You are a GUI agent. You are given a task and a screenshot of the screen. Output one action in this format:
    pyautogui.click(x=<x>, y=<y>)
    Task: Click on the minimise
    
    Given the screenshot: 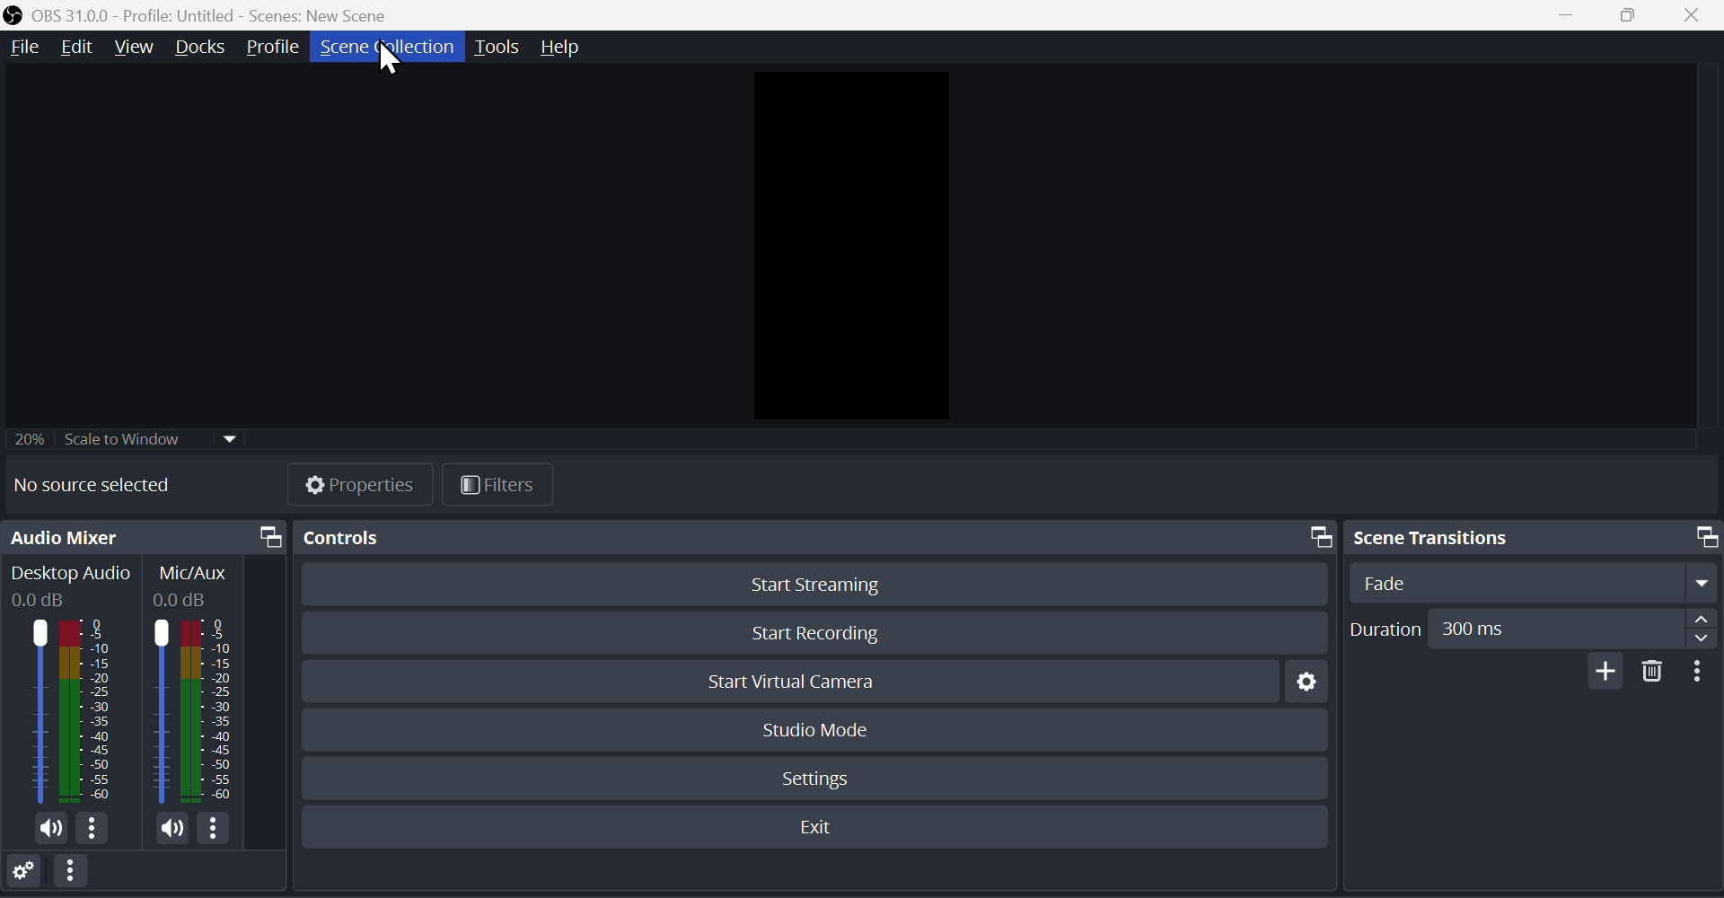 What is the action you would take?
    pyautogui.click(x=1572, y=17)
    